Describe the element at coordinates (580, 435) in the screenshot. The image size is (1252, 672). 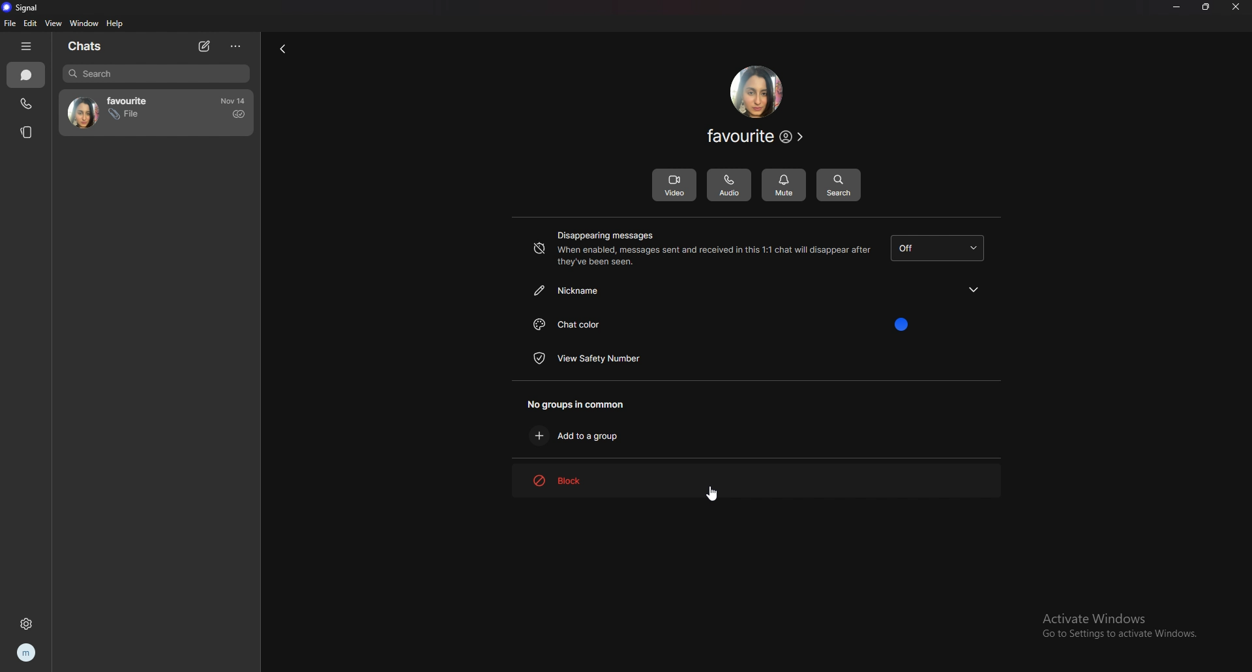
I see `add to group` at that location.